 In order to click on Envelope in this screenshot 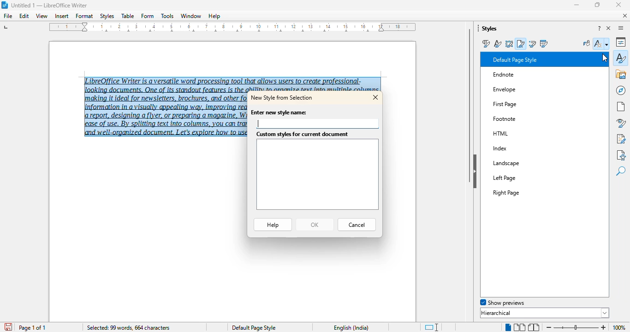, I will do `click(524, 88)`.